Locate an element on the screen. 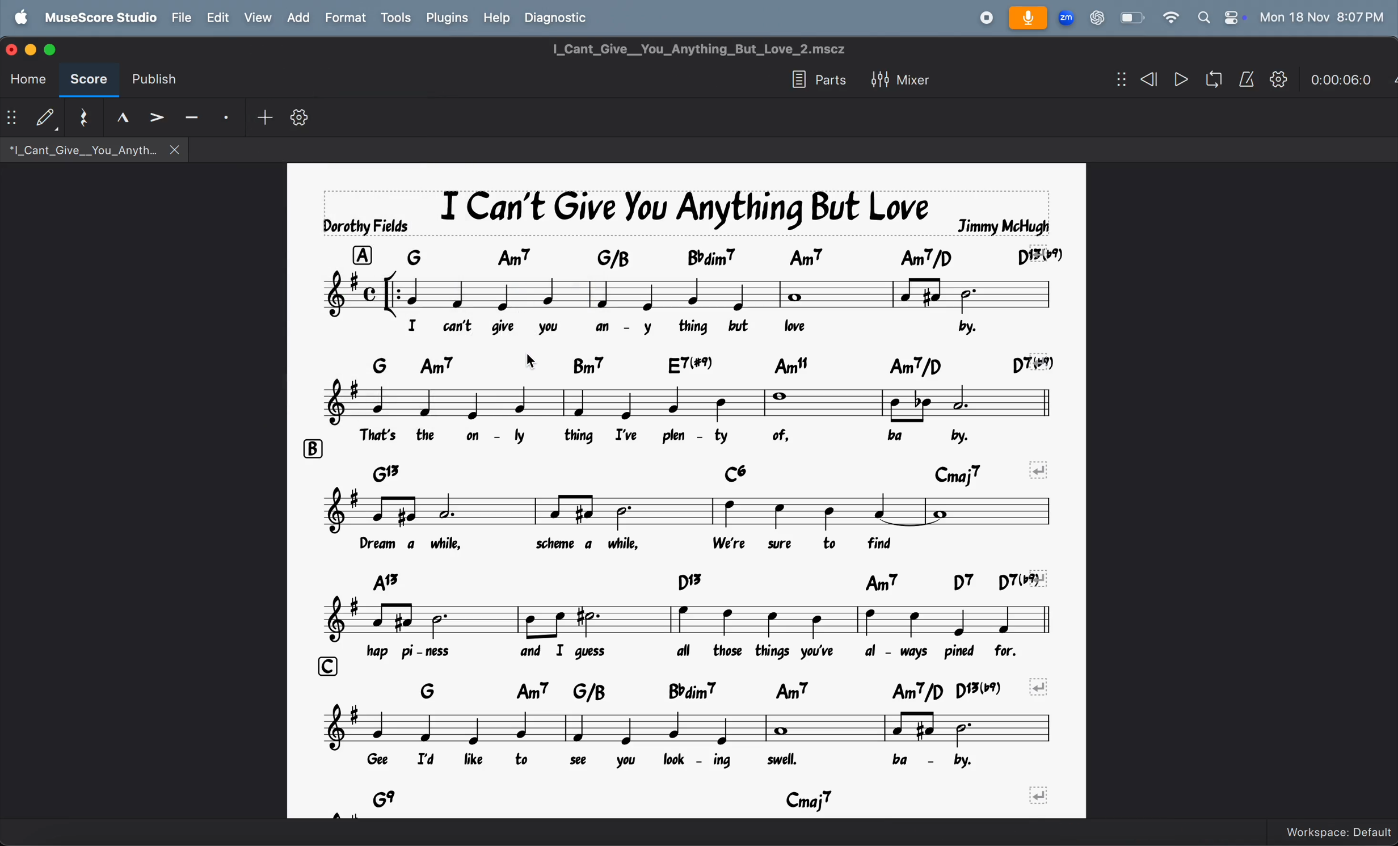  lyrics is located at coordinates (710, 653).